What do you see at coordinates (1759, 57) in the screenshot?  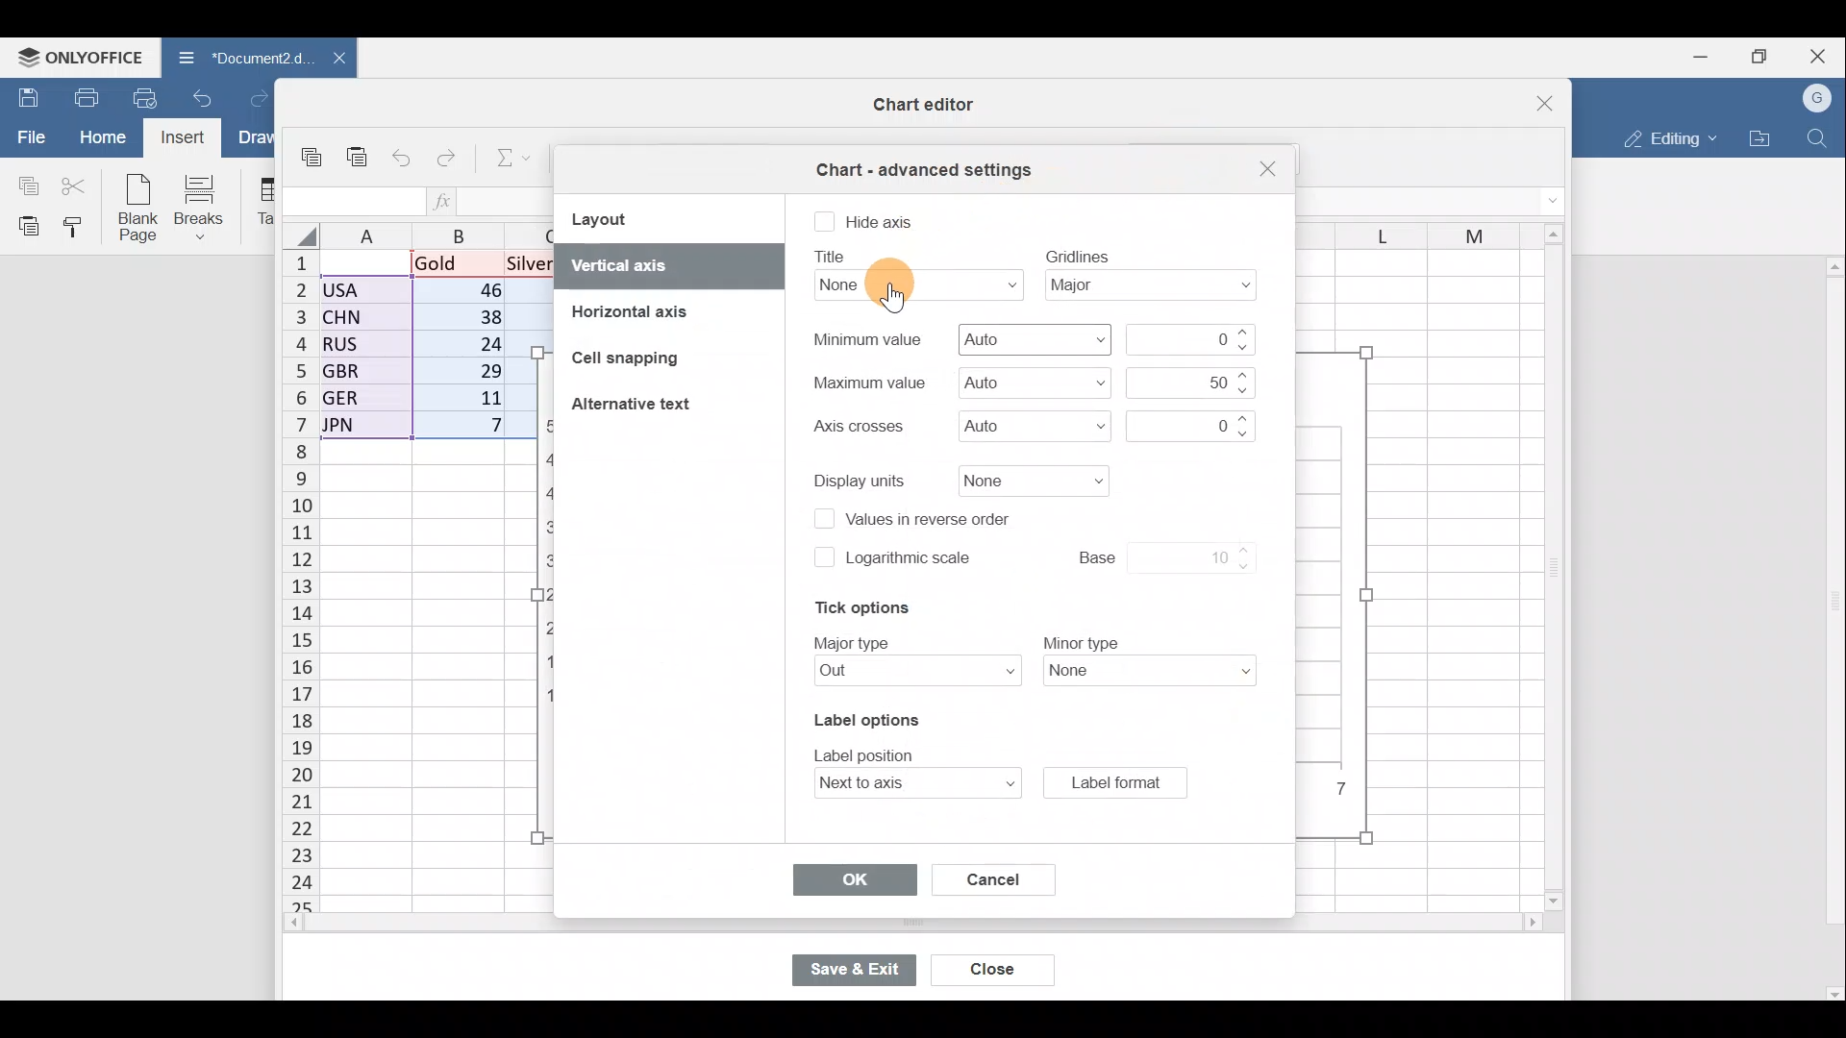 I see `Maximize` at bounding box center [1759, 57].